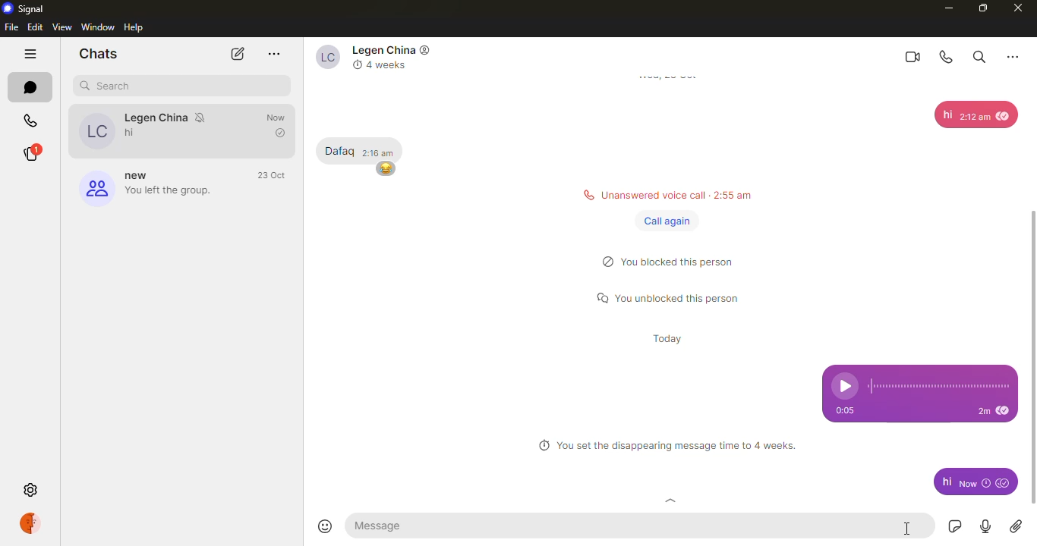 Image resolution: width=1037 pixels, height=546 pixels. What do you see at coordinates (33, 491) in the screenshot?
I see `settings` at bounding box center [33, 491].